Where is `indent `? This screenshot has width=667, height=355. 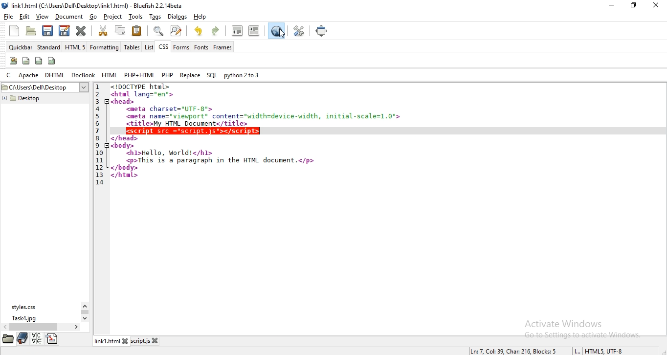
indent  is located at coordinates (254, 31).